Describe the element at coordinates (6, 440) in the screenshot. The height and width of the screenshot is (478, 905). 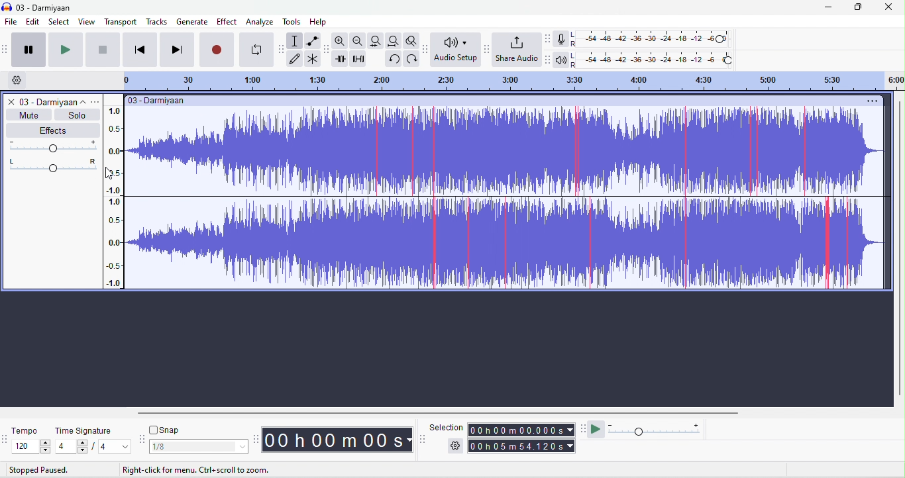
I see `tempo options` at that location.